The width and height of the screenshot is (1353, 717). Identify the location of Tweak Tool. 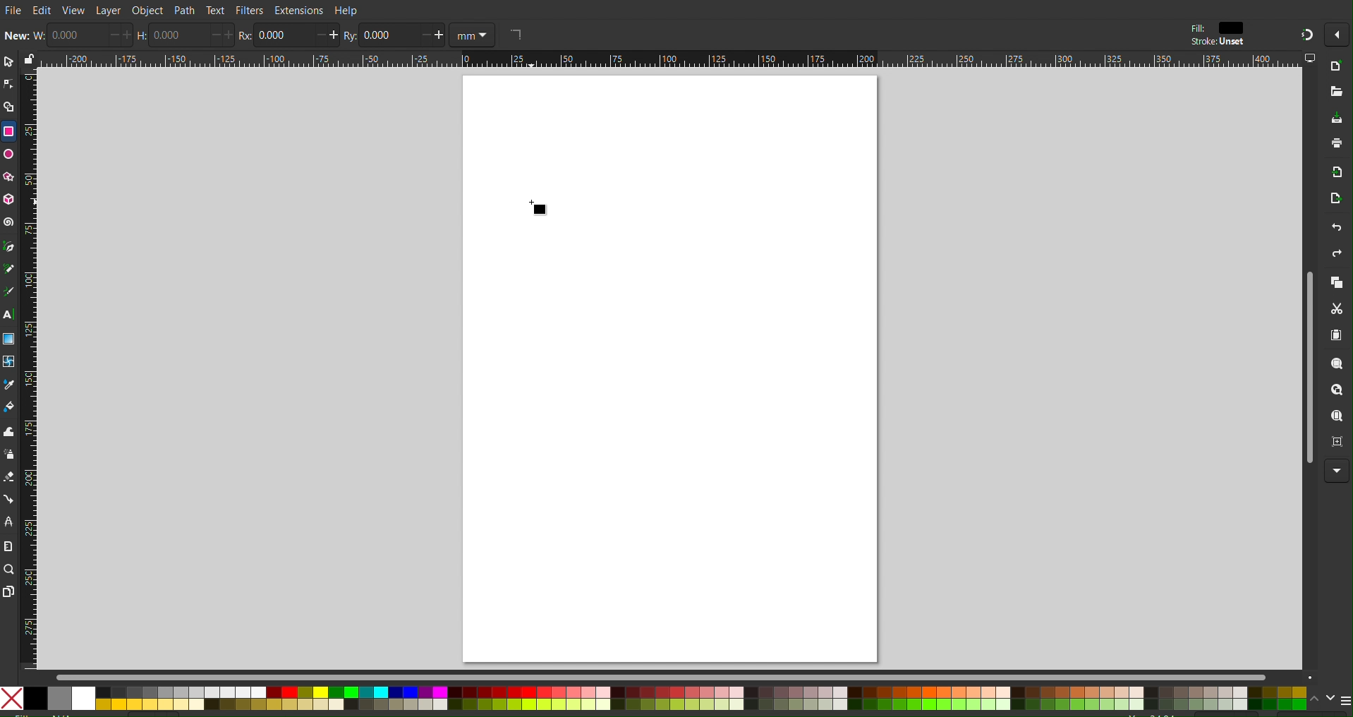
(8, 434).